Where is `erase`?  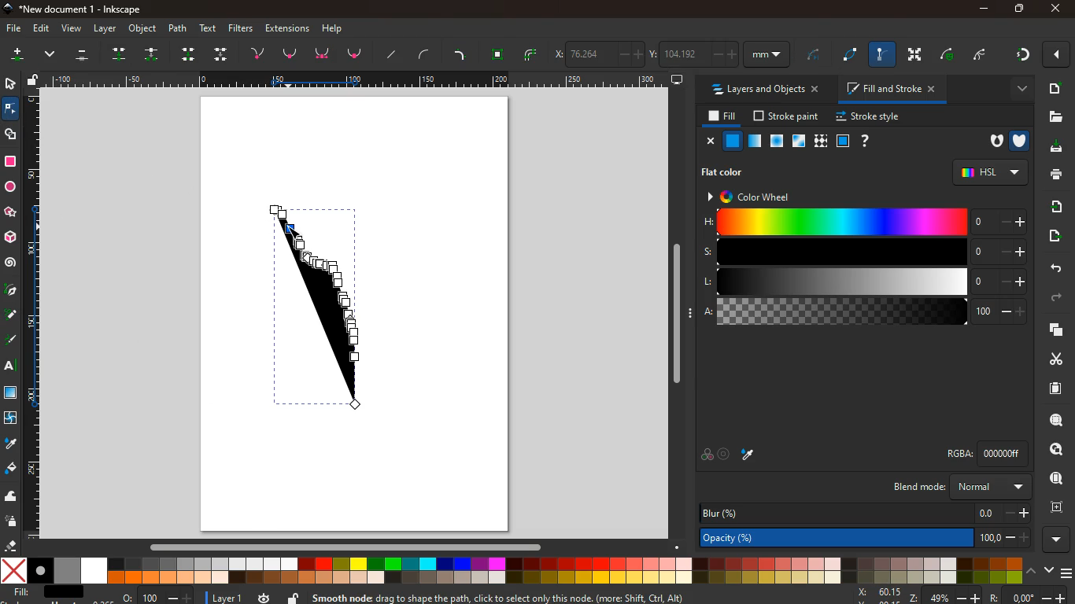 erase is located at coordinates (11, 546).